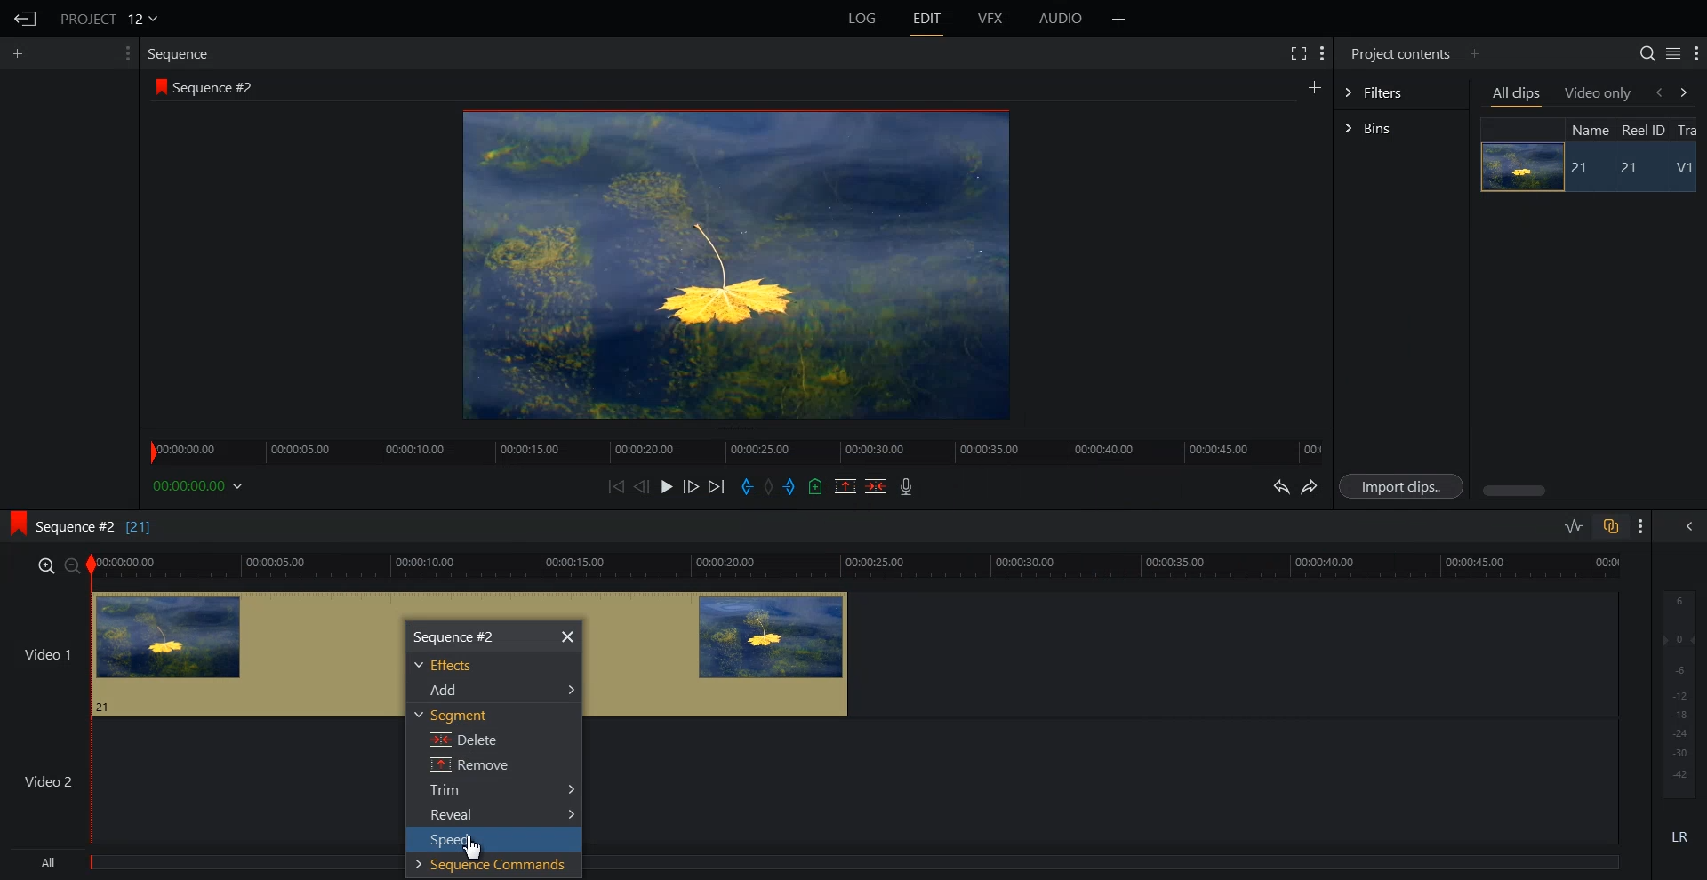 This screenshot has width=1707, height=880. What do you see at coordinates (455, 636) in the screenshot?
I see `Sequence #2` at bounding box center [455, 636].